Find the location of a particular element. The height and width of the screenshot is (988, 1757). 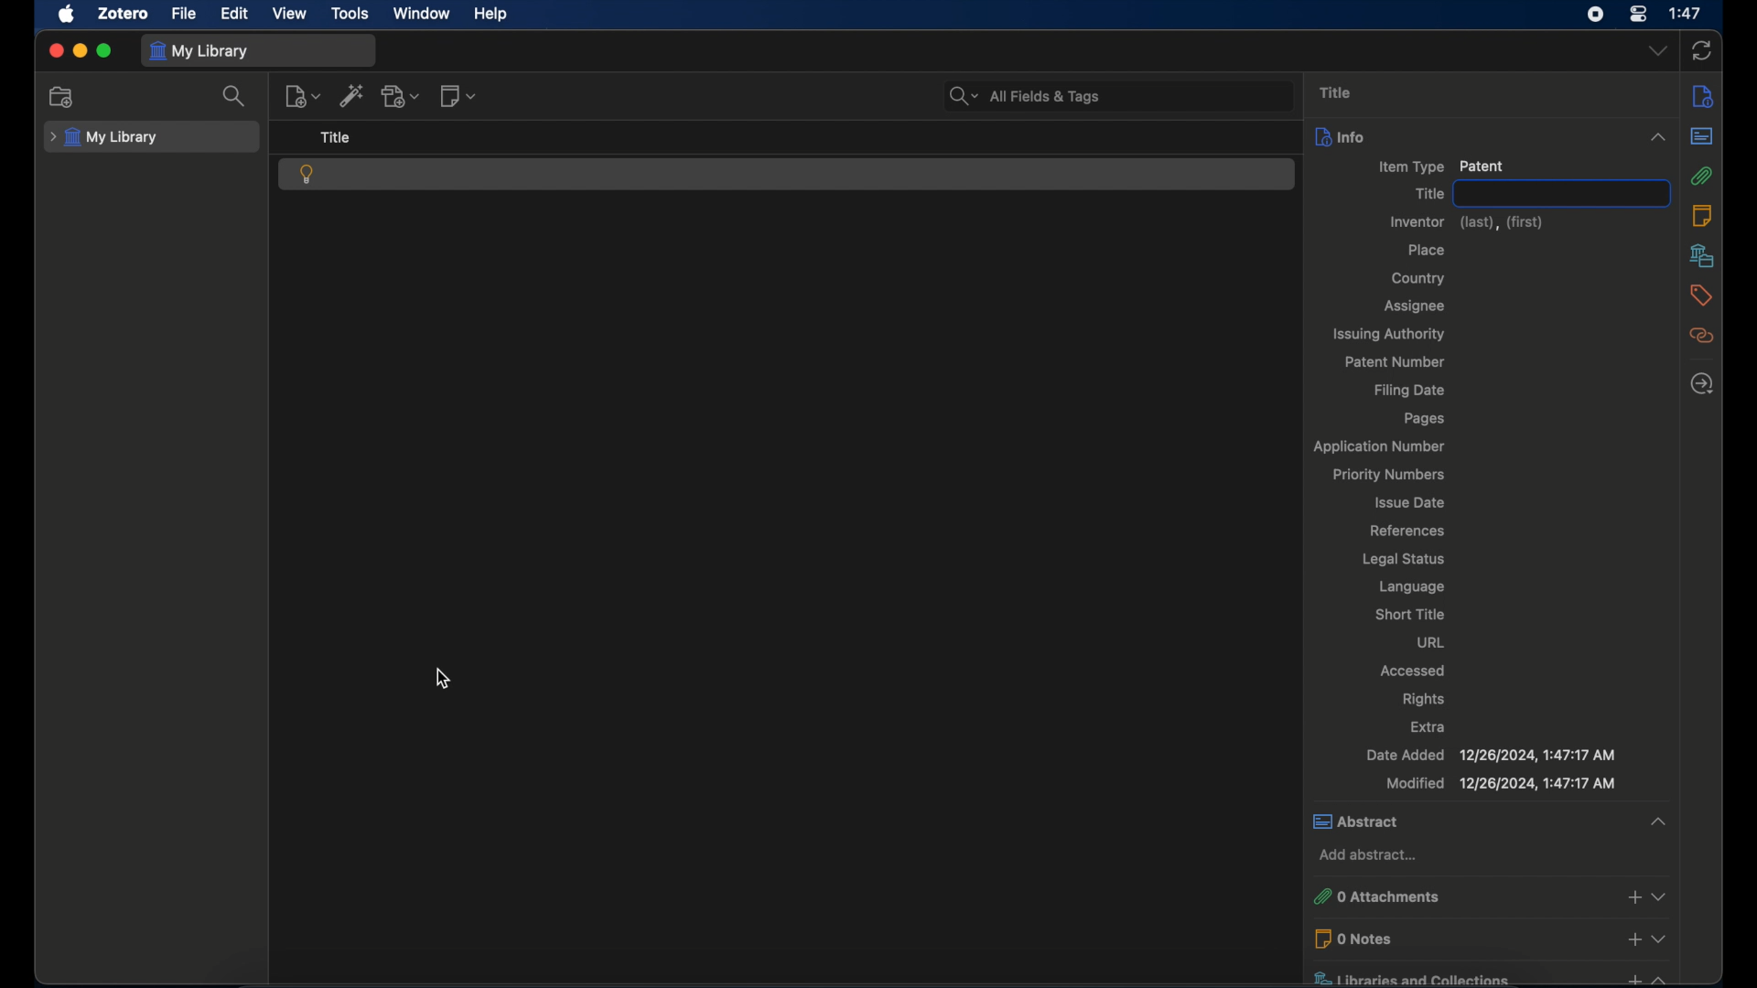

dropdown is located at coordinates (1658, 51).